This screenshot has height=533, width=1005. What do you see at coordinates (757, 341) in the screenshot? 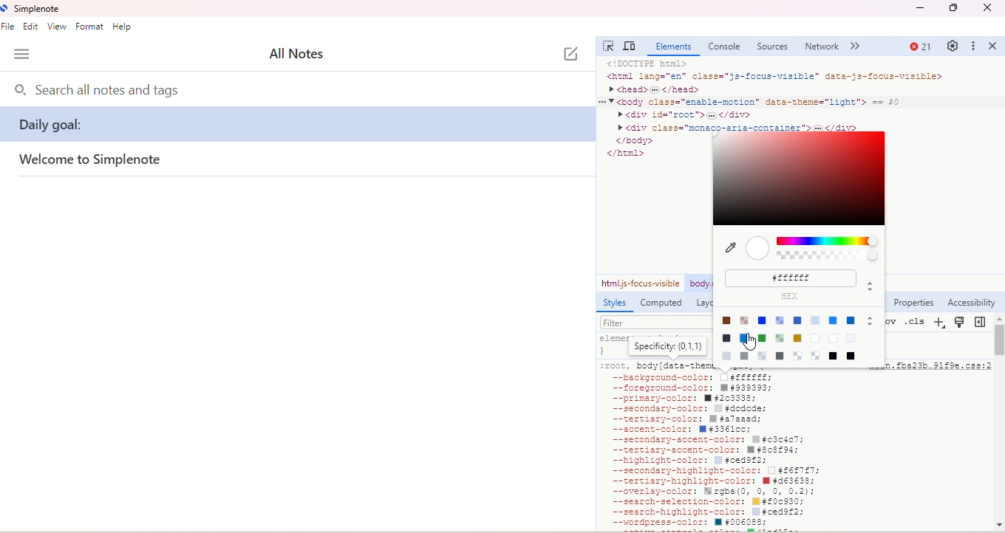
I see `cursor movement` at bounding box center [757, 341].